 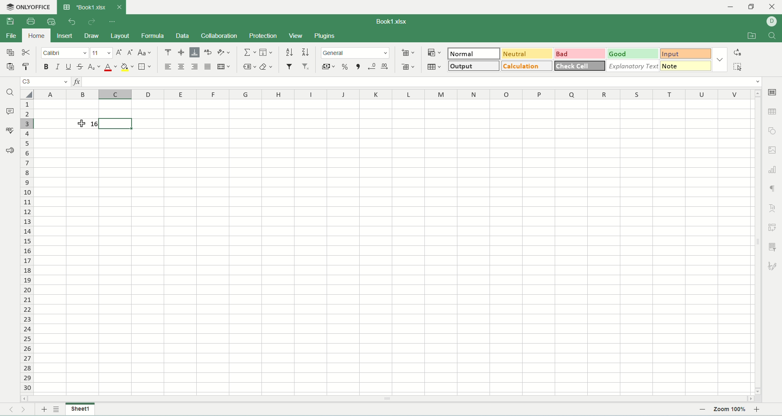 What do you see at coordinates (10, 52) in the screenshot?
I see `copy` at bounding box center [10, 52].